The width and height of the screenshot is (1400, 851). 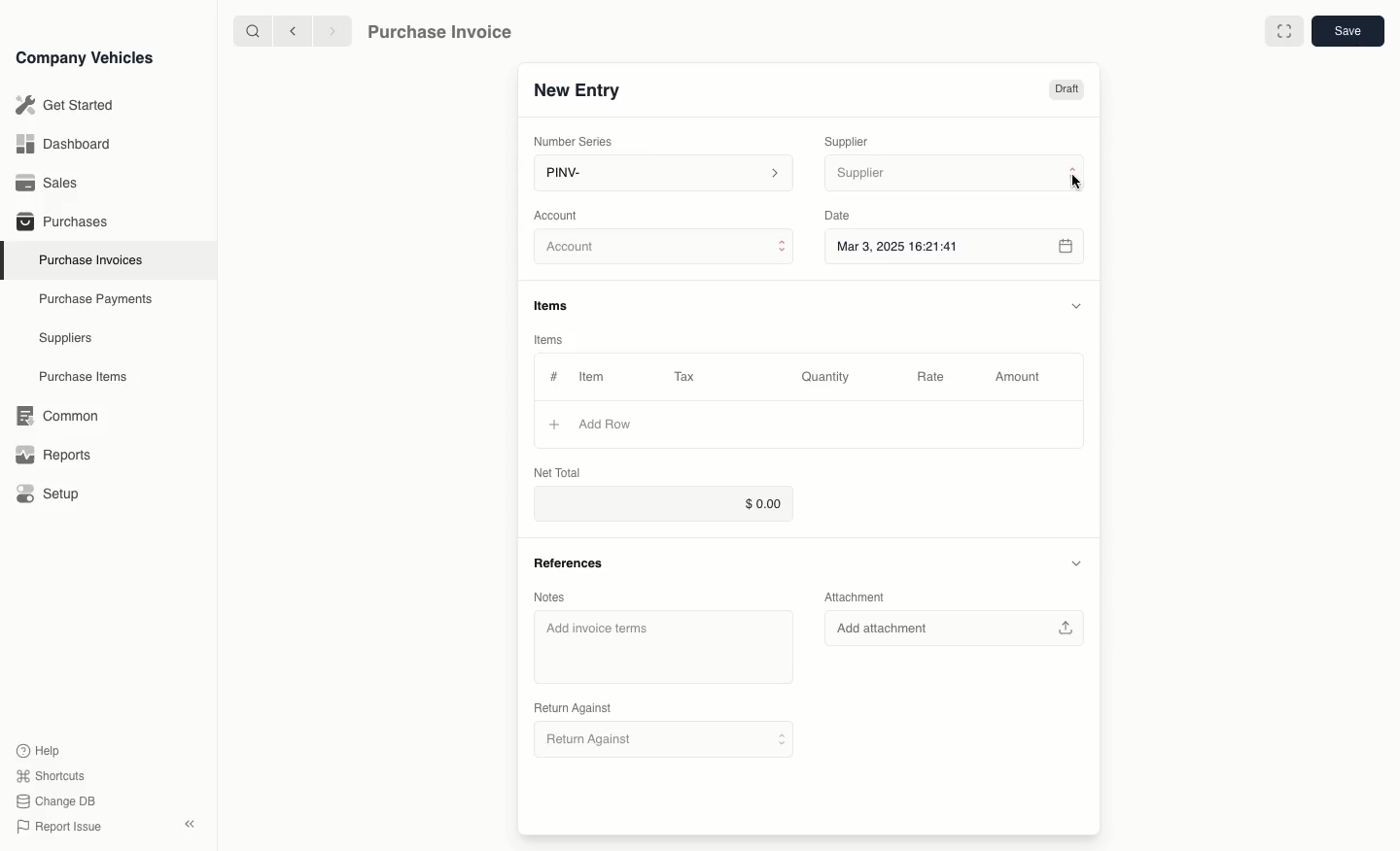 What do you see at coordinates (1065, 87) in the screenshot?
I see `Draft` at bounding box center [1065, 87].